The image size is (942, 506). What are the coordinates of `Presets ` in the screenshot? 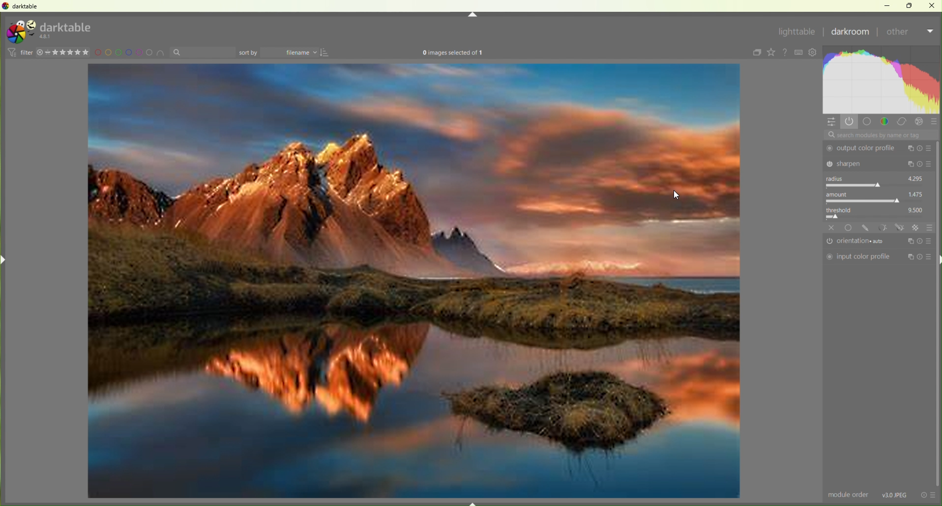 It's located at (930, 227).